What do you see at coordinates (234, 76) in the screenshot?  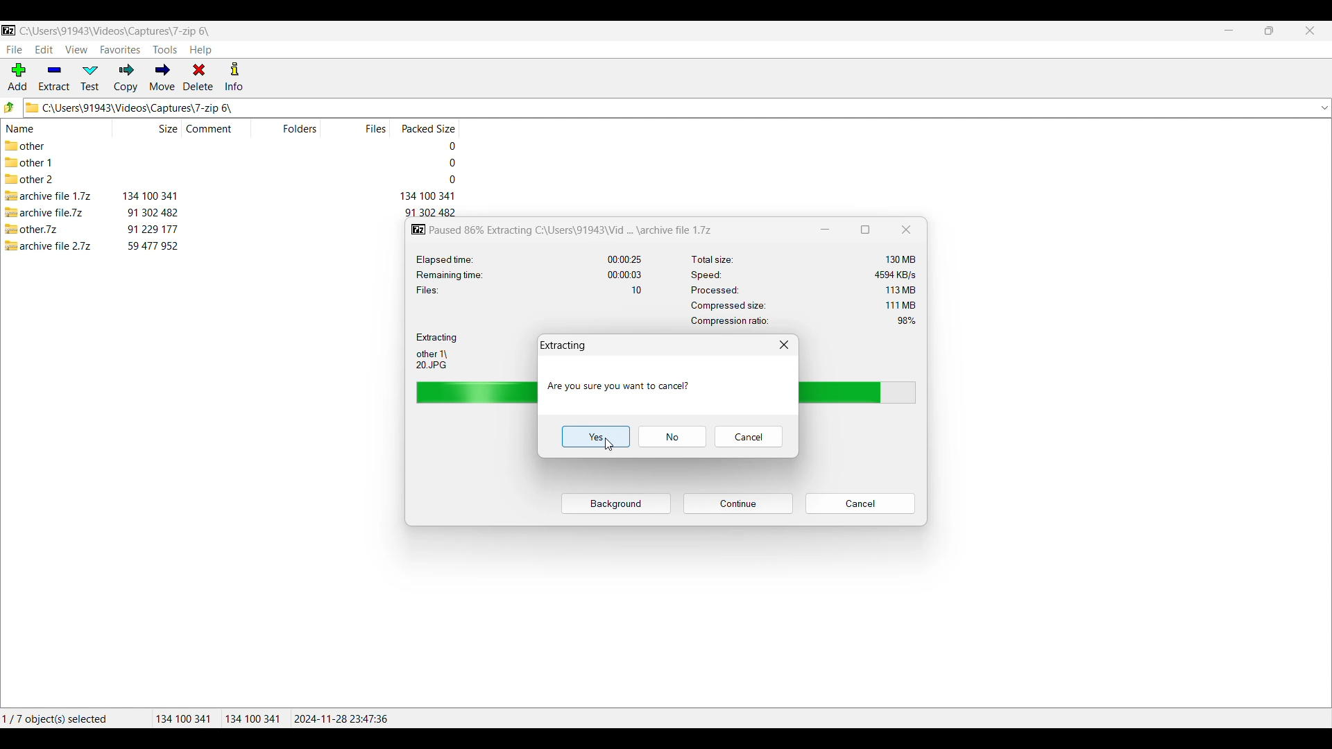 I see `Info` at bounding box center [234, 76].